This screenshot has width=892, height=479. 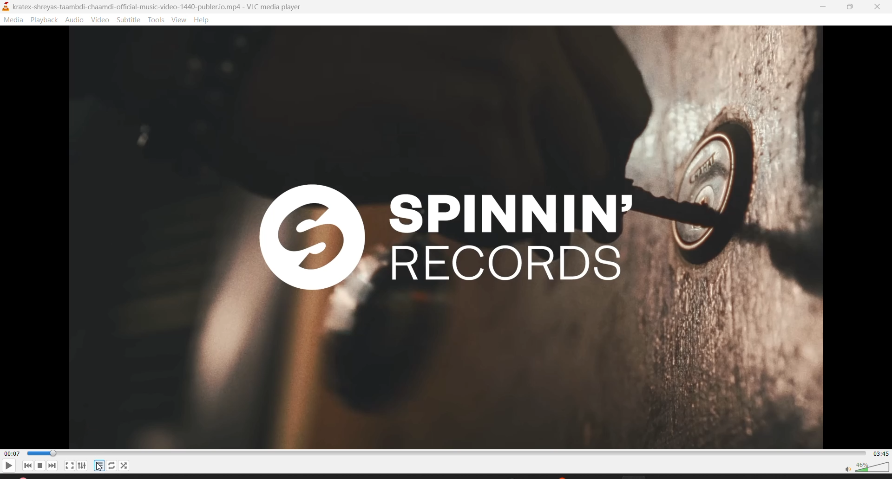 I want to click on play, so click(x=7, y=465).